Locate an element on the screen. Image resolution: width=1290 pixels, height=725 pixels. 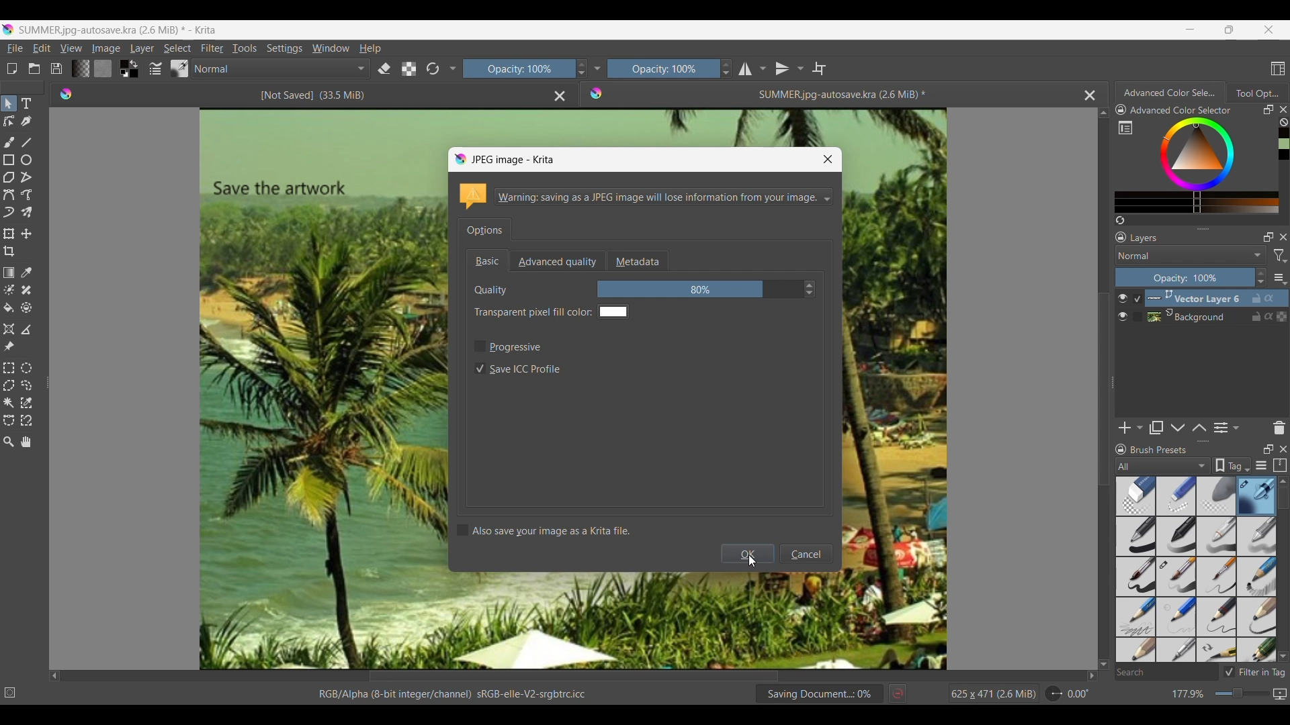
Save input made  is located at coordinates (748, 554).